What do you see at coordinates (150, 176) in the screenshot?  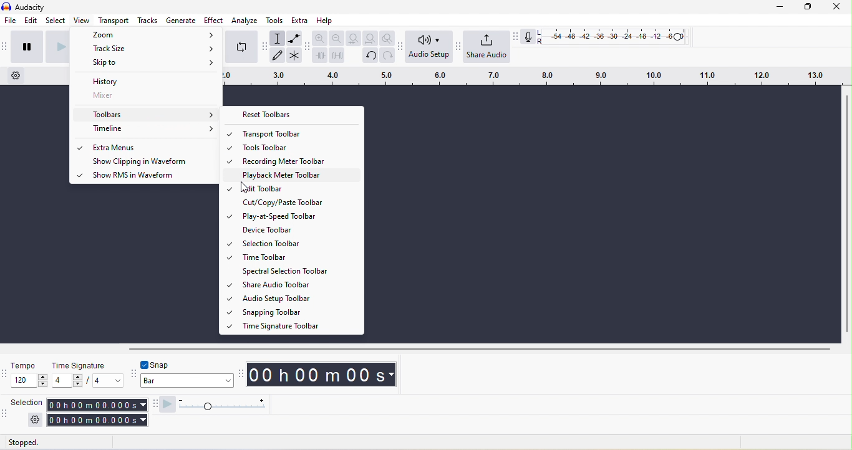 I see `show RMS in waveform` at bounding box center [150, 176].